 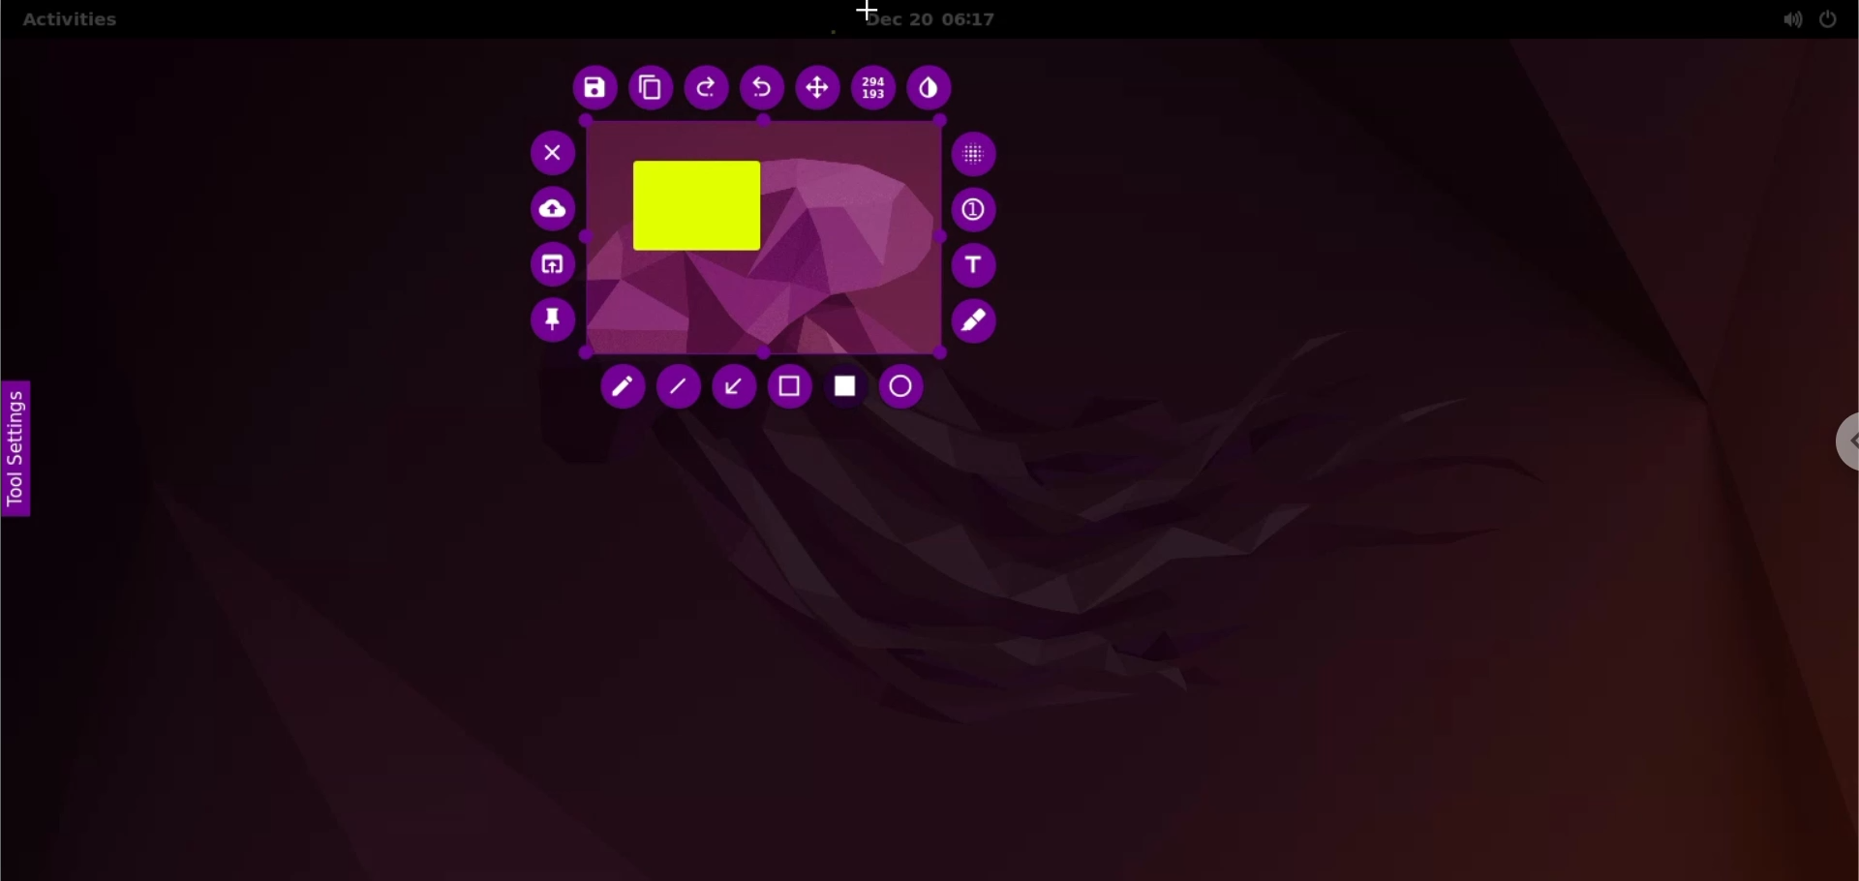 I want to click on pixellete, so click(x=977, y=154).